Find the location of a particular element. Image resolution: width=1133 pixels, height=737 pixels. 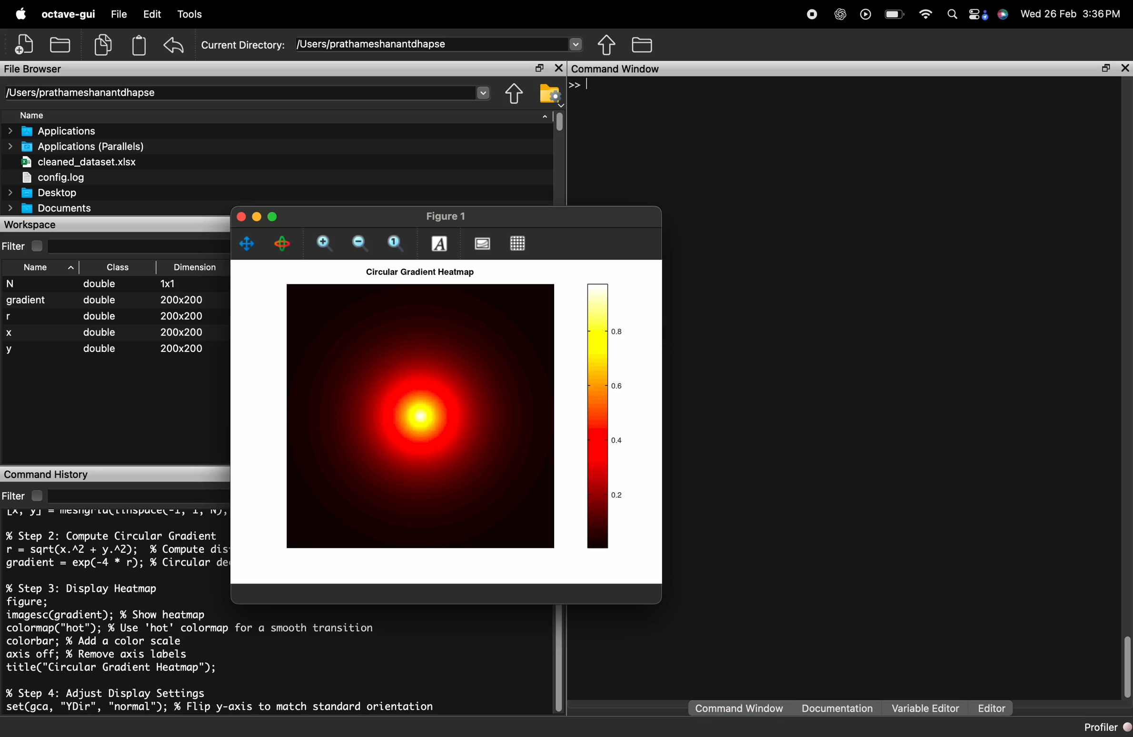

x is located at coordinates (11, 334).